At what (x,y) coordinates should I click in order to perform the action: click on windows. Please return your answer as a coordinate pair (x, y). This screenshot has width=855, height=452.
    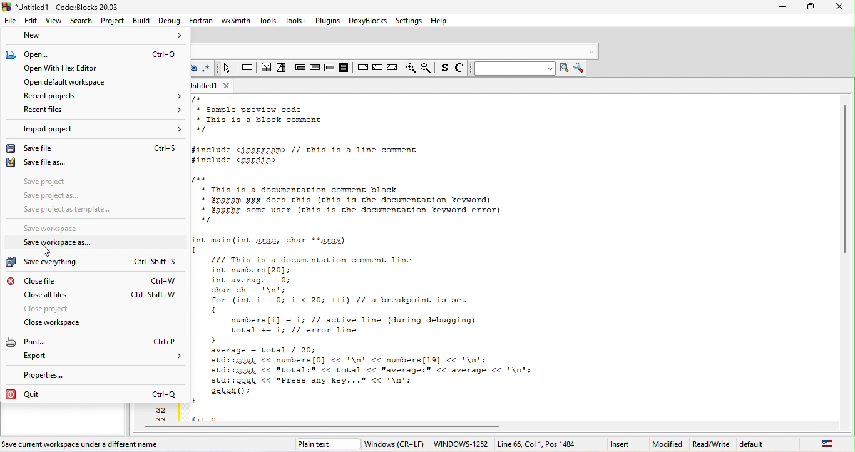
    Looking at the image, I should click on (393, 444).